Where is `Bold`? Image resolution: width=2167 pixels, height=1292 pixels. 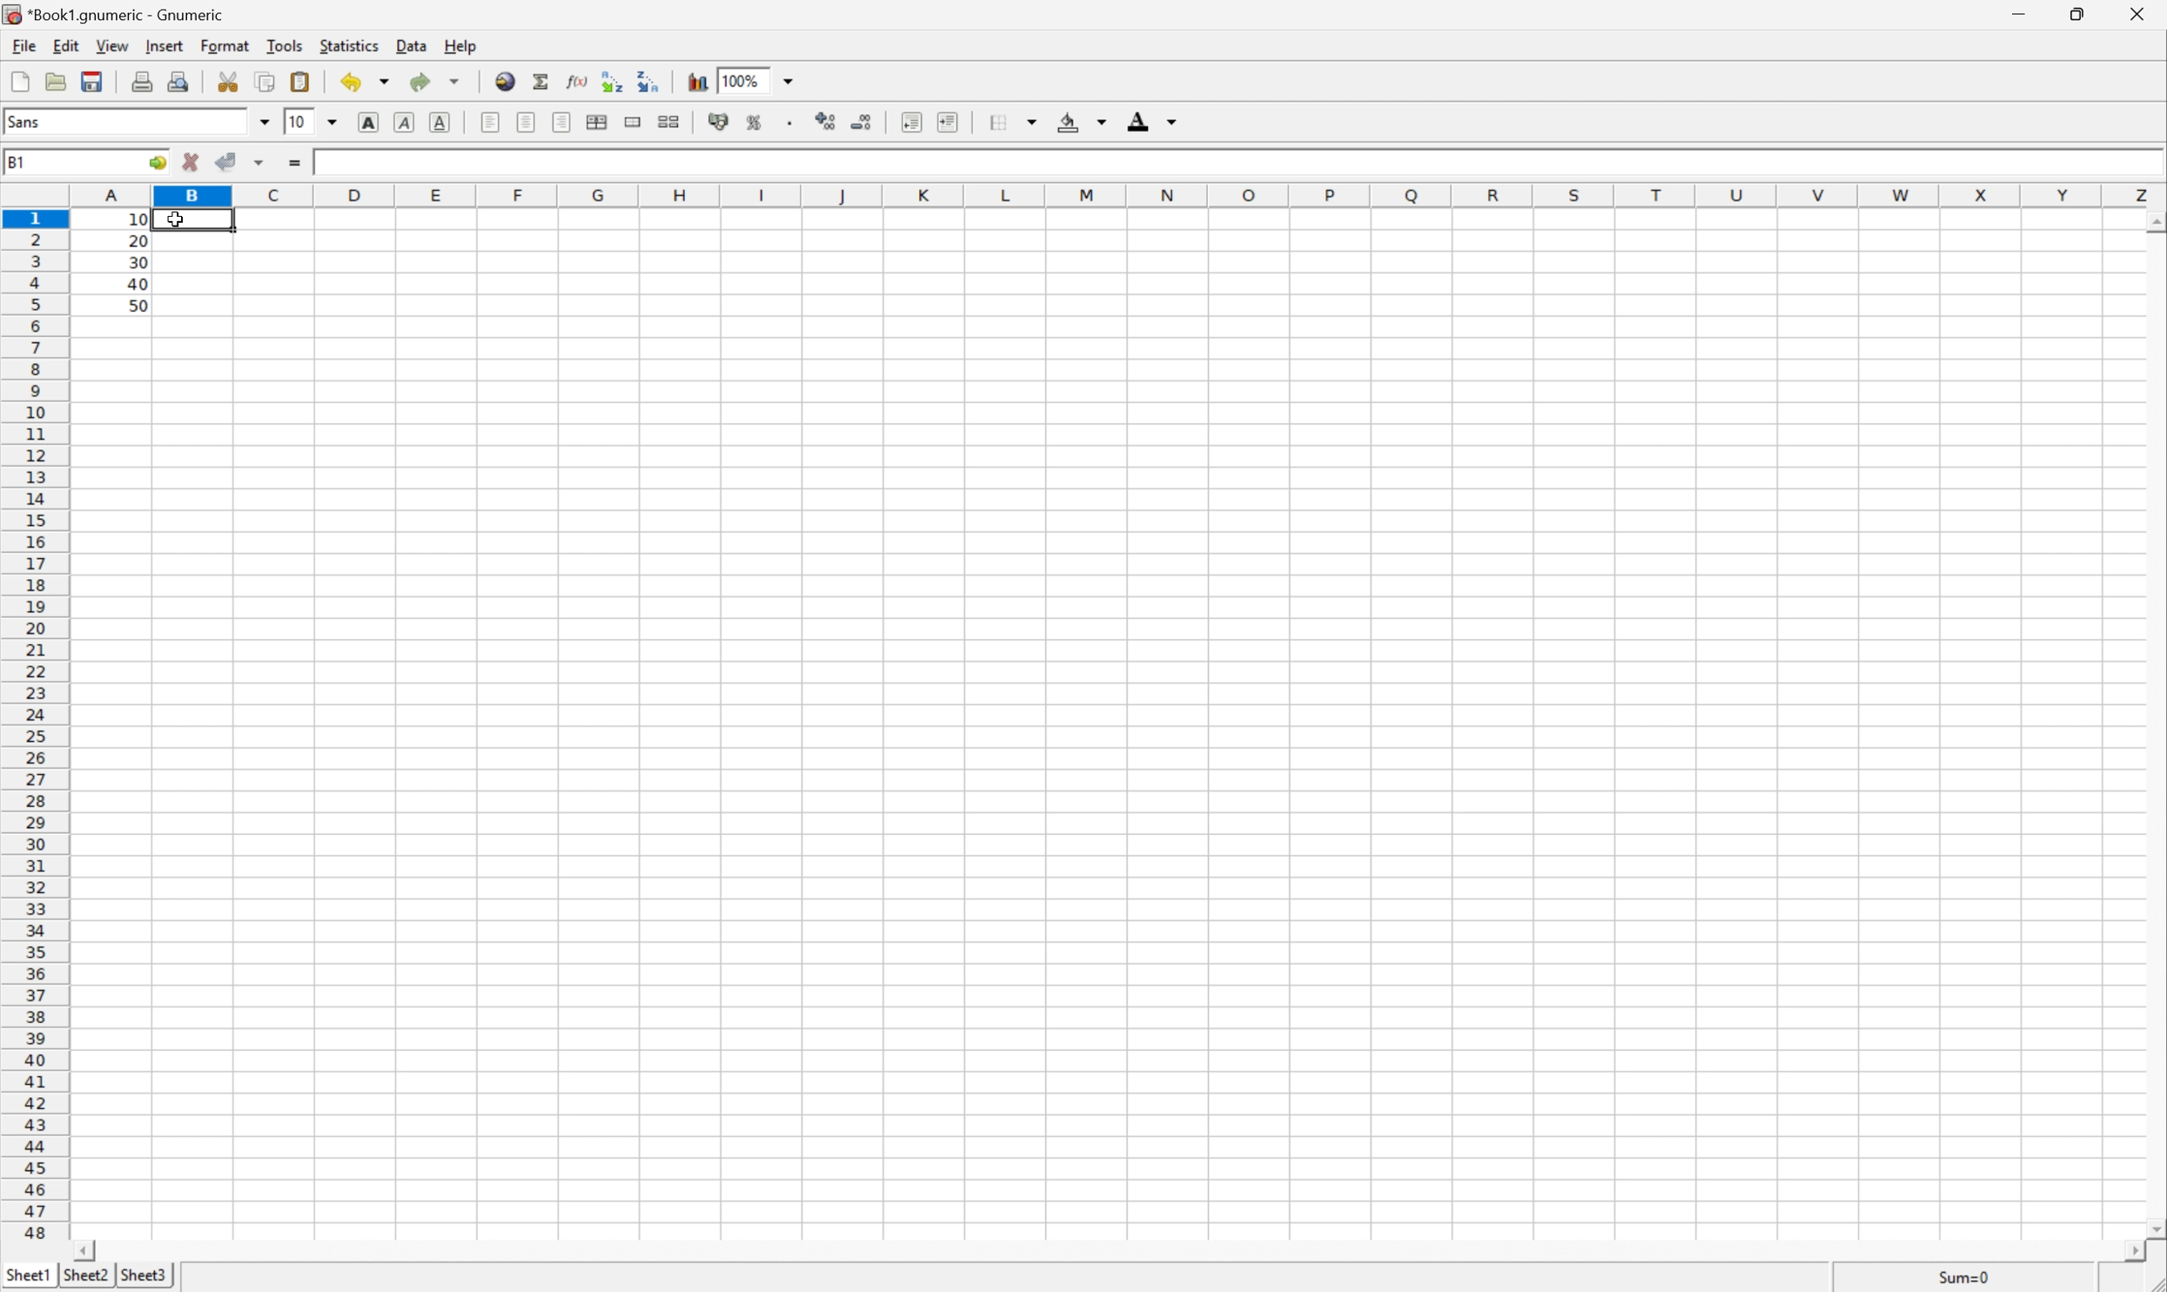
Bold is located at coordinates (368, 121).